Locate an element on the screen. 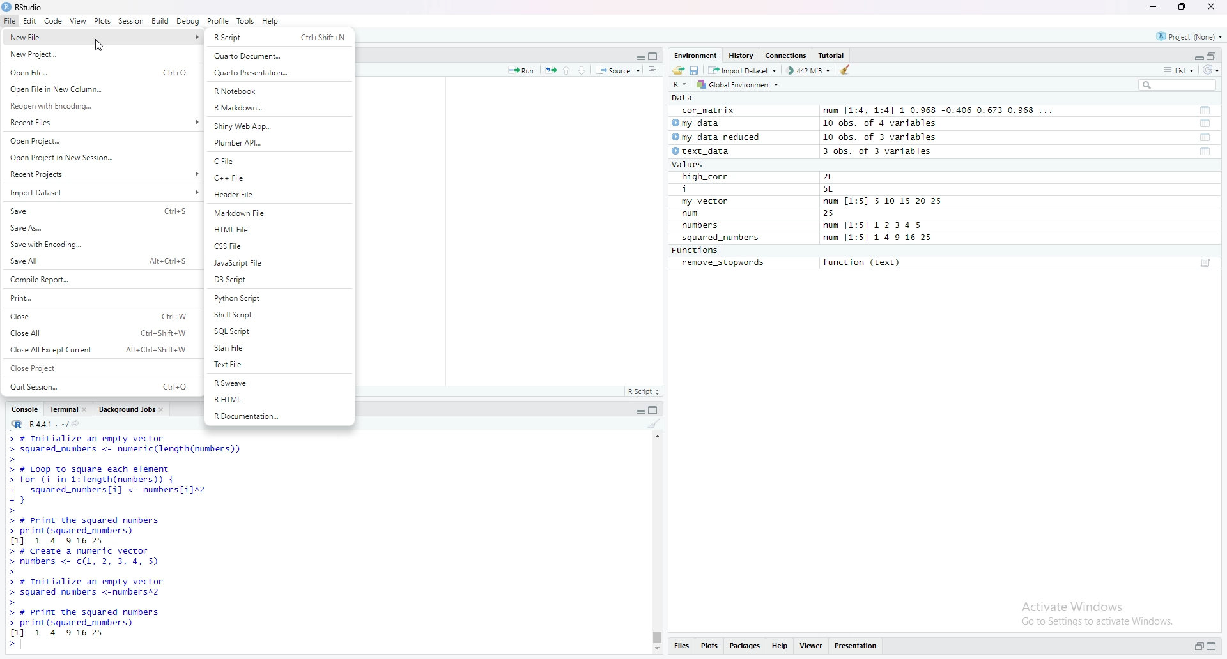 The width and height of the screenshot is (1227, 659). Close Ctrl+W is located at coordinates (99, 316).